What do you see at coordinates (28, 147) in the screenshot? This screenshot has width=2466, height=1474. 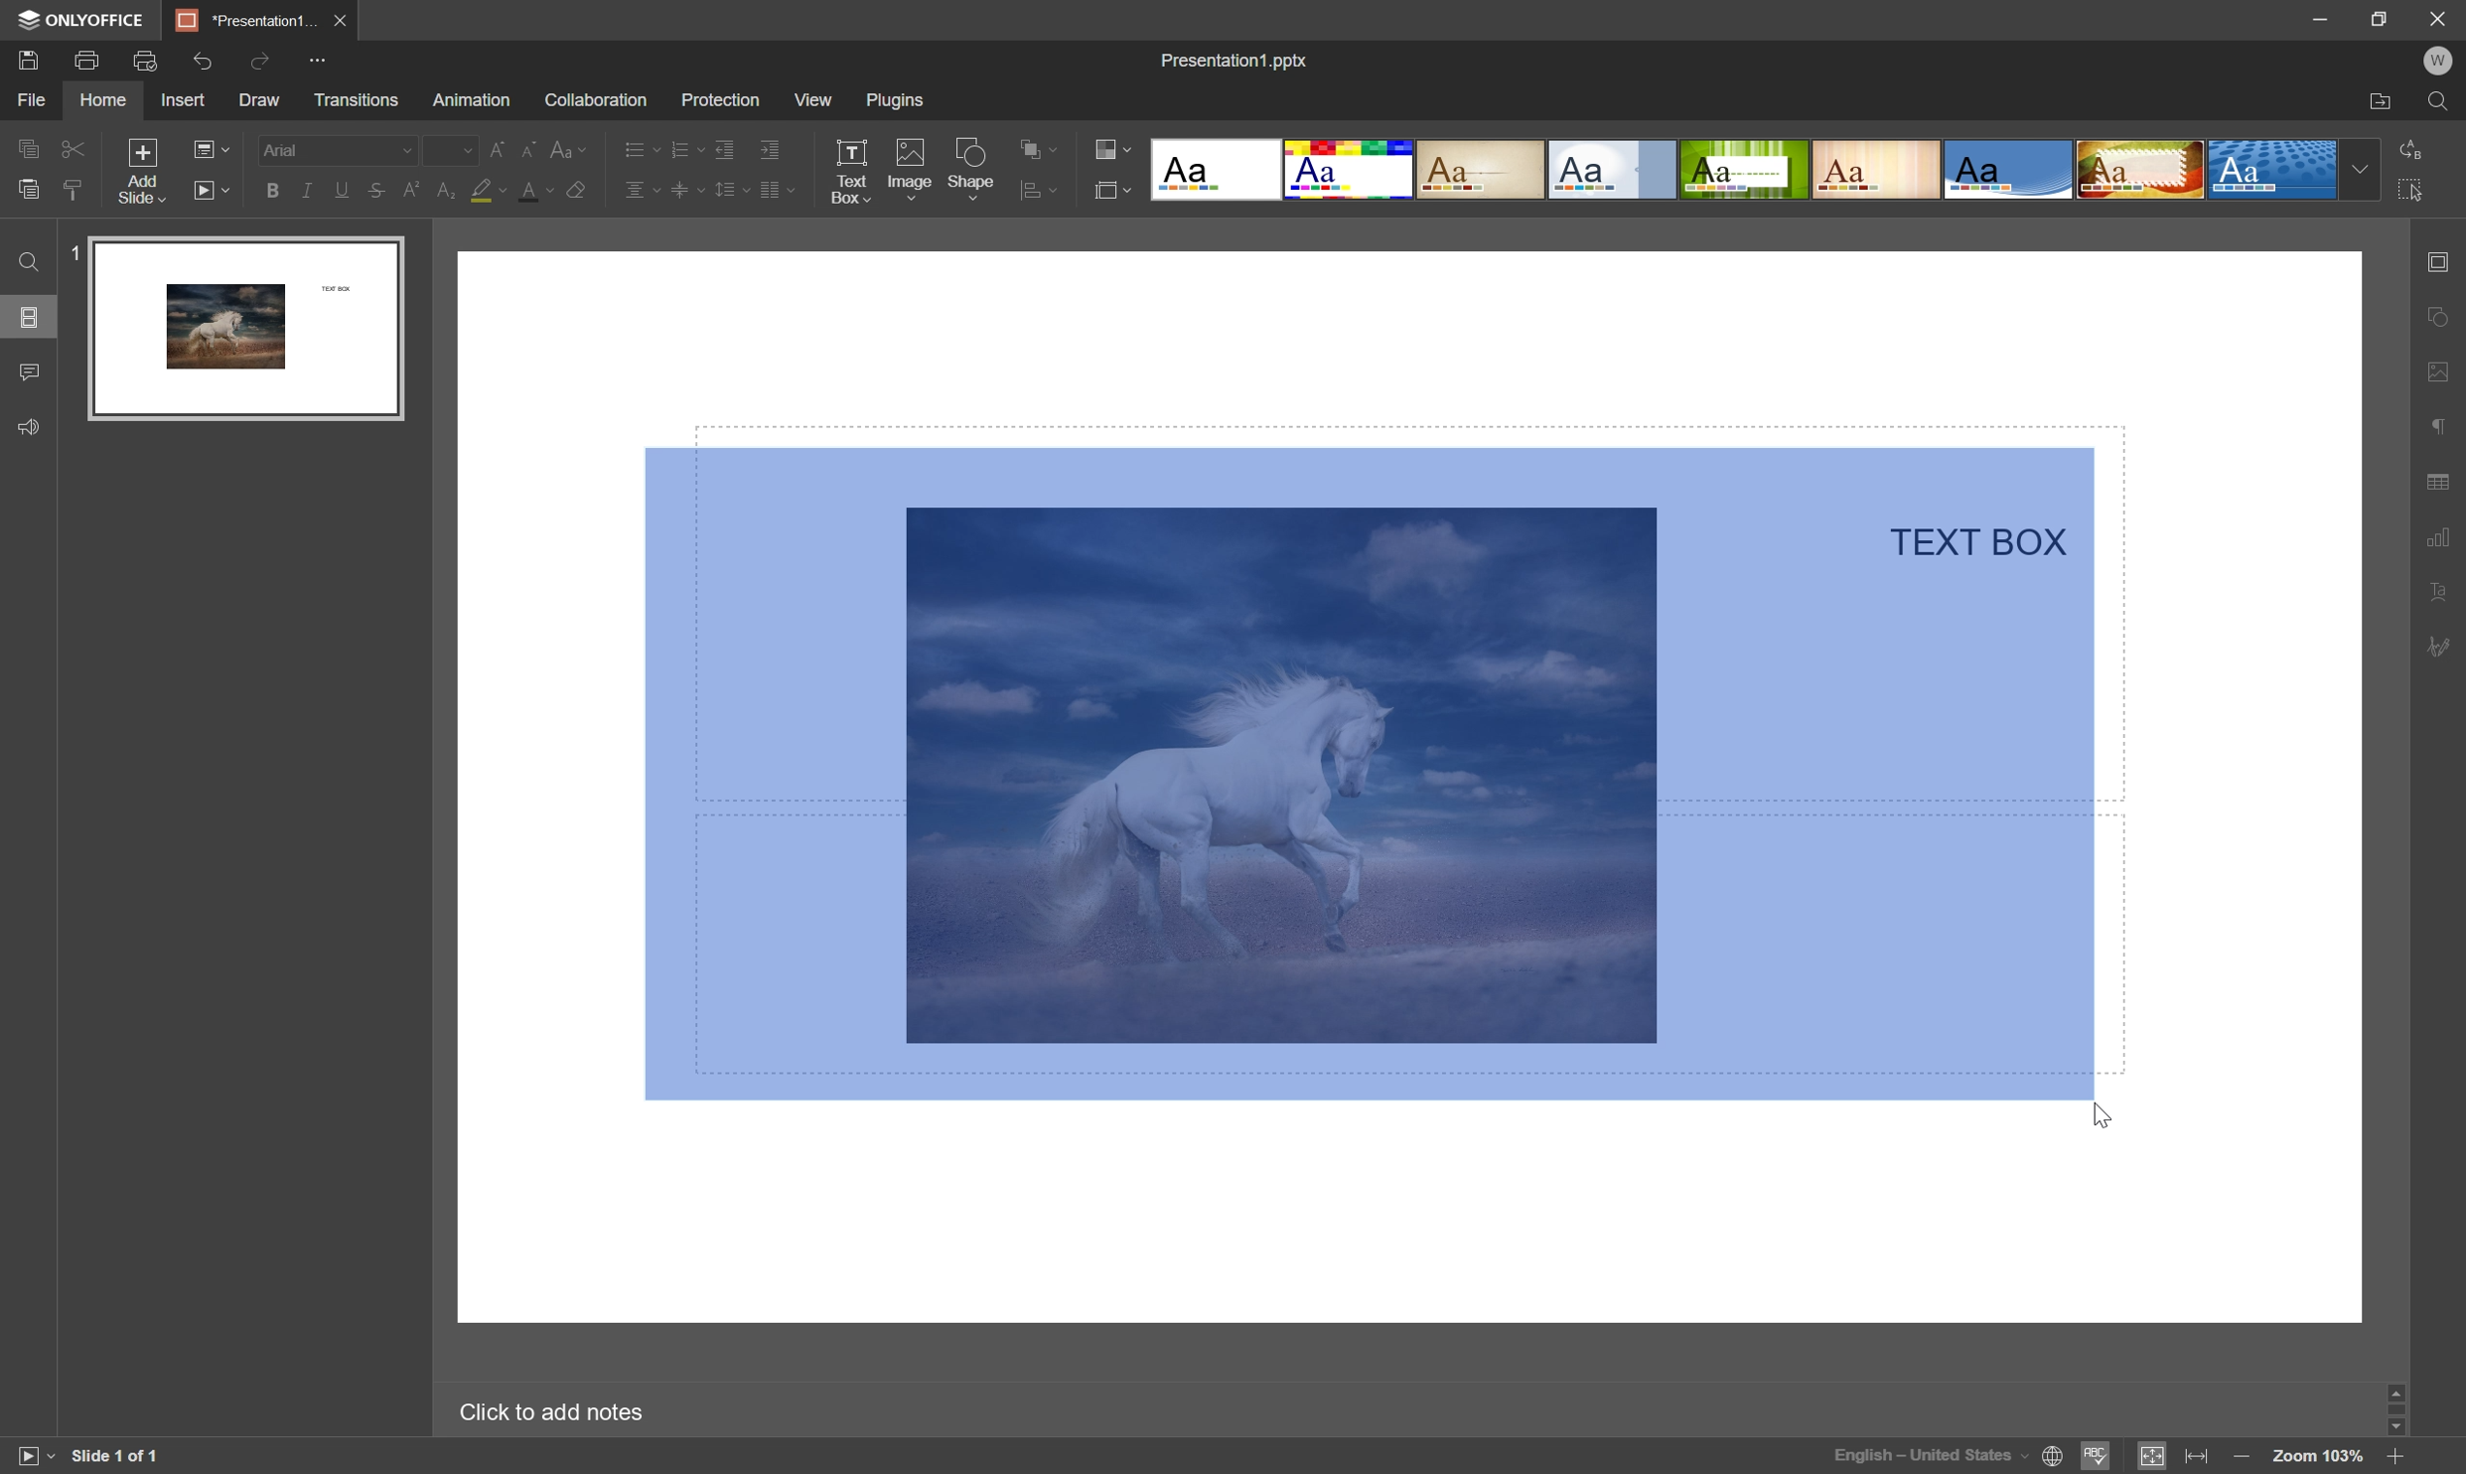 I see `copy` at bounding box center [28, 147].